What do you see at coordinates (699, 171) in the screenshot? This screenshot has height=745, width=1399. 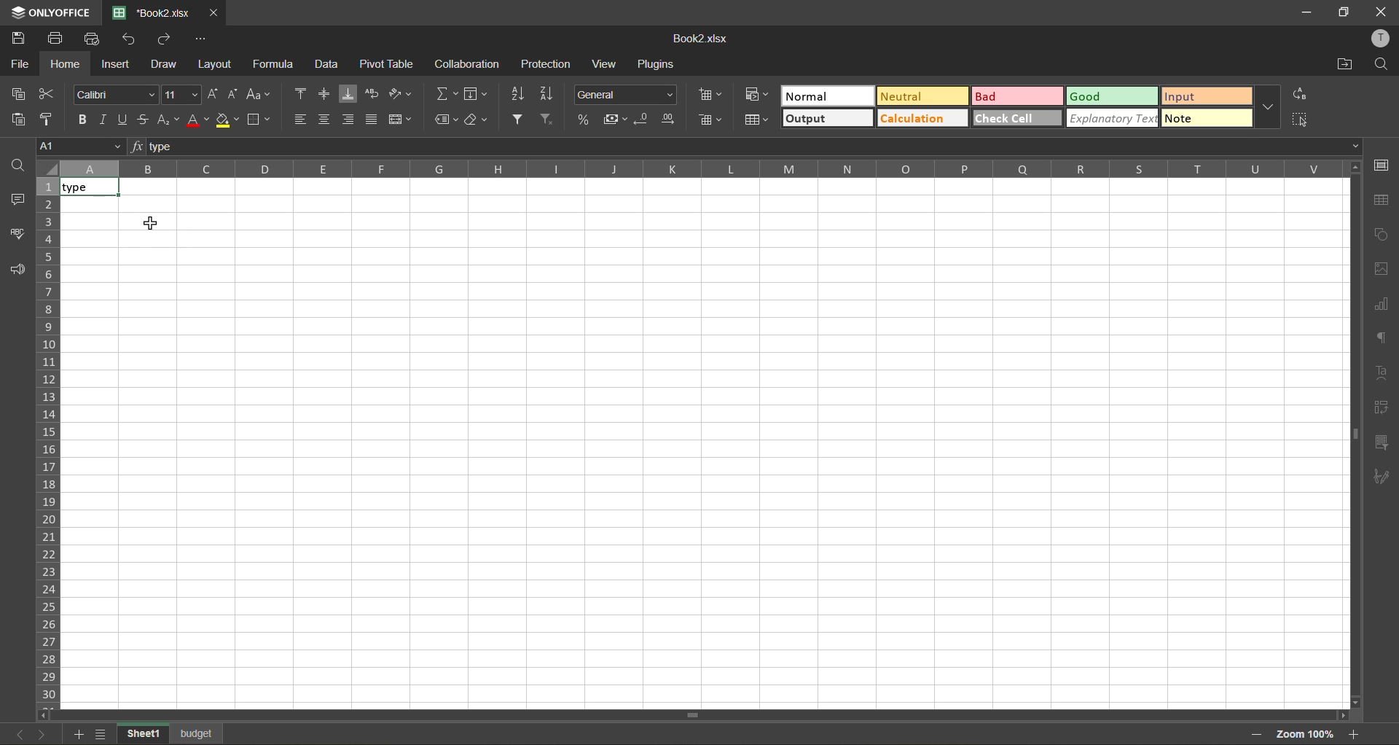 I see `column names` at bounding box center [699, 171].